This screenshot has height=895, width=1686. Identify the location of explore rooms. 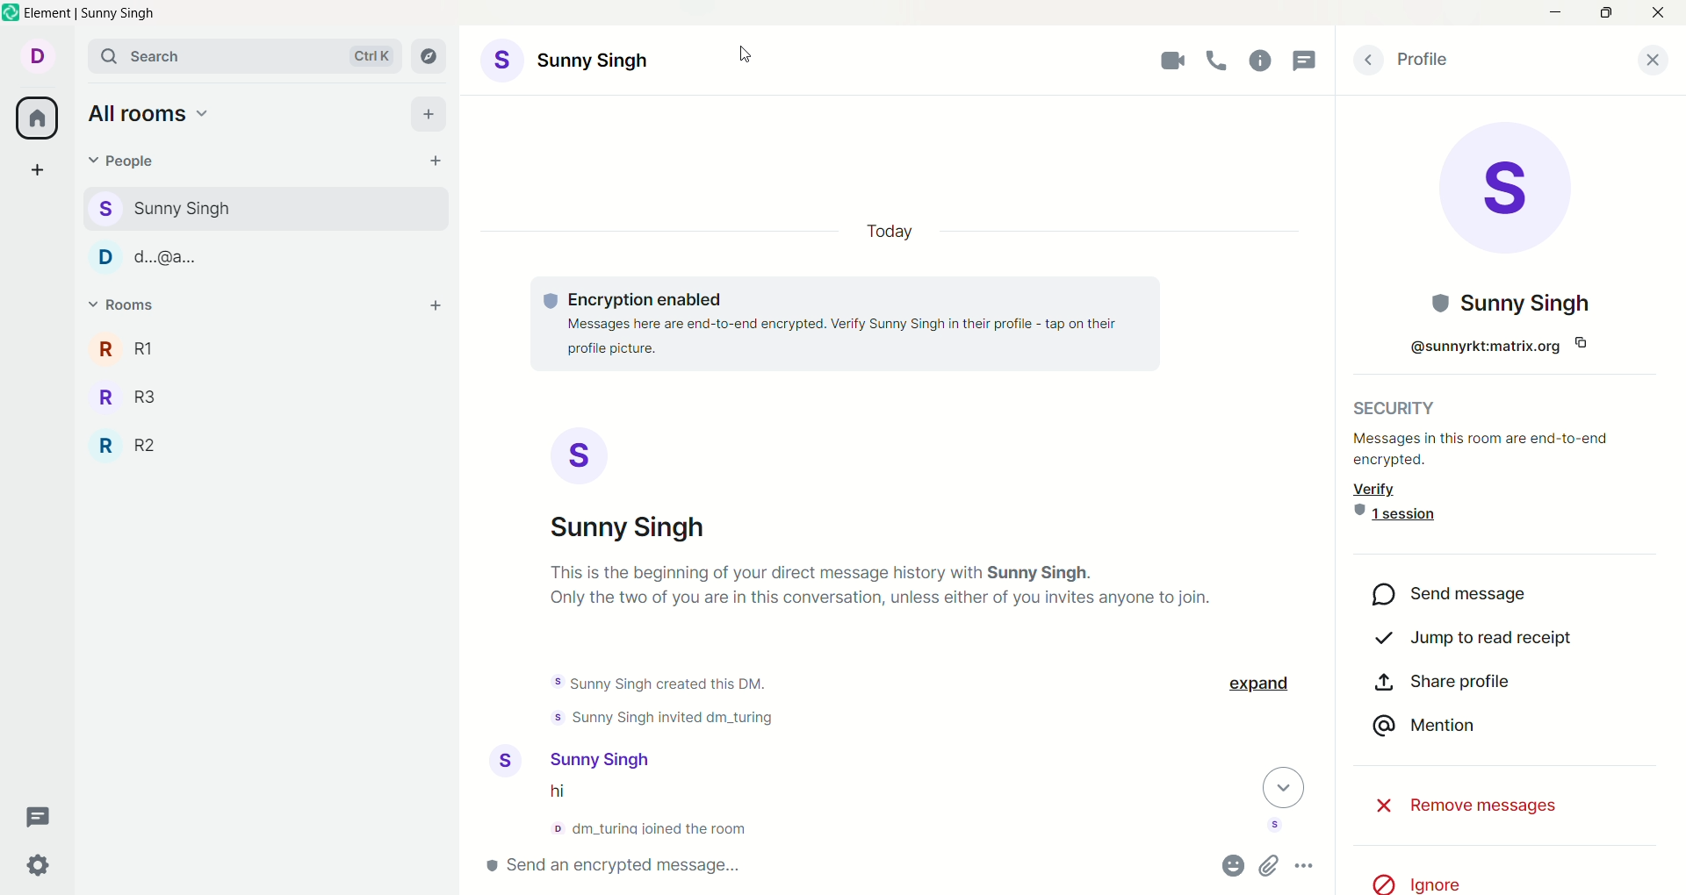
(434, 57).